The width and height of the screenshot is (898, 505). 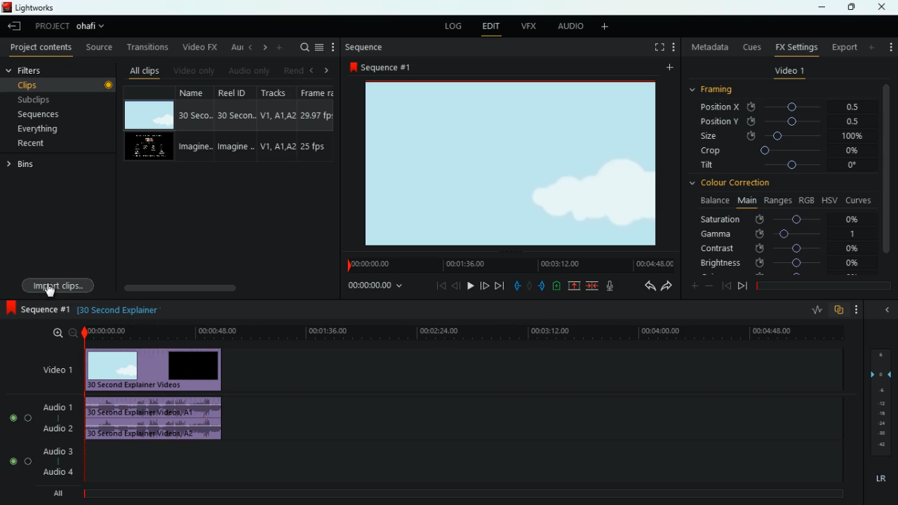 What do you see at coordinates (46, 144) in the screenshot?
I see `recent` at bounding box center [46, 144].